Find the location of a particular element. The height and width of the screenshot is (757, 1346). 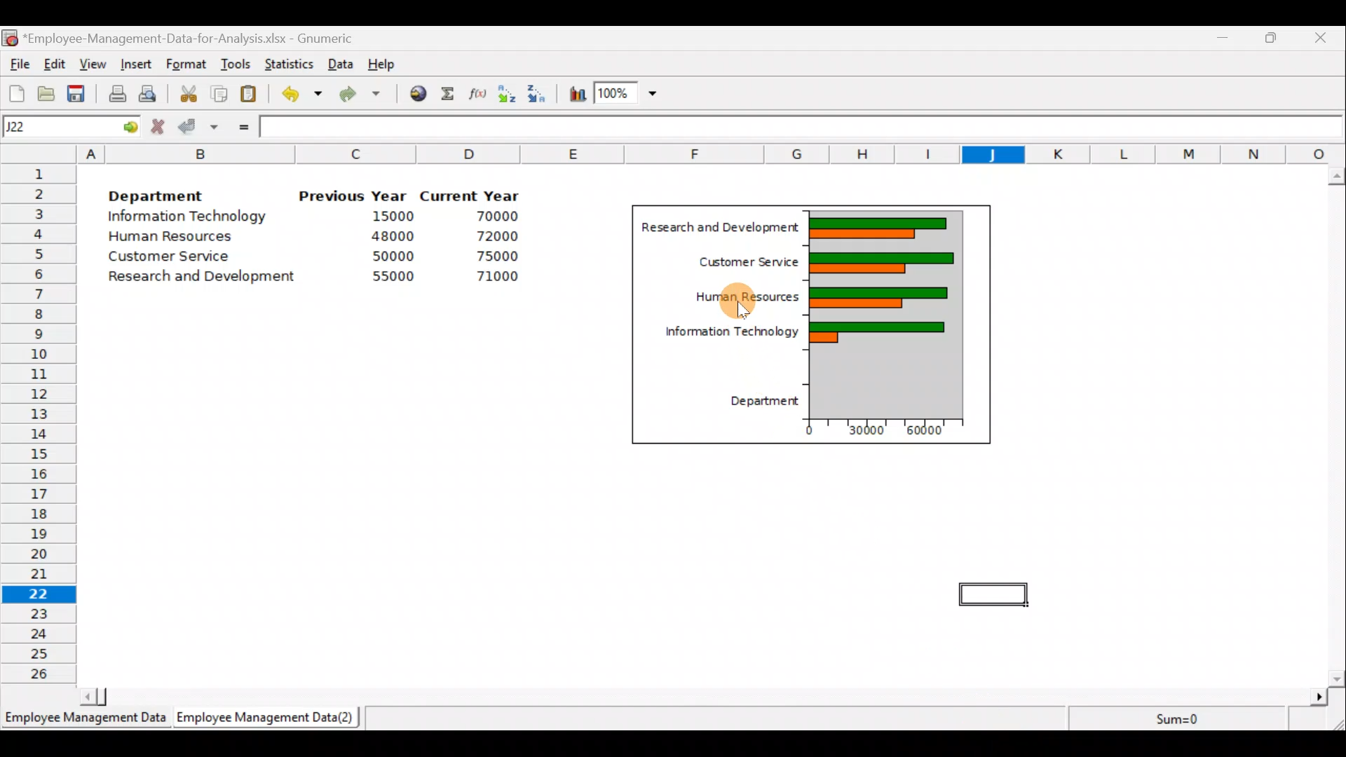

Accept change is located at coordinates (198, 125).